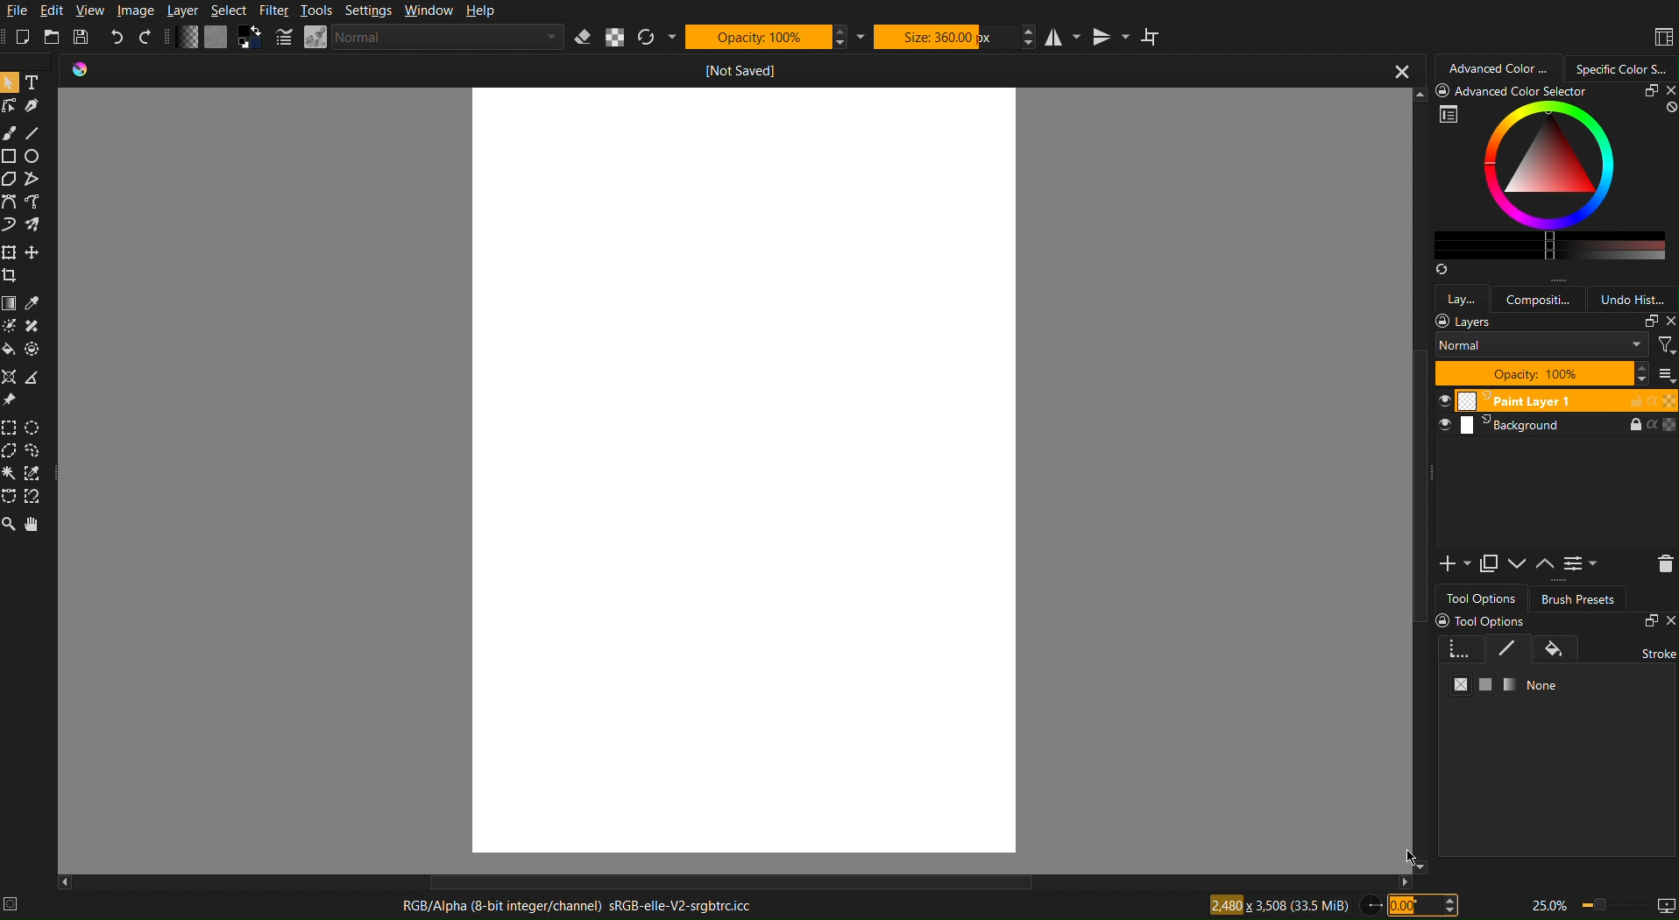 Image resolution: width=1679 pixels, height=920 pixels. What do you see at coordinates (1455, 564) in the screenshot?
I see `Add Layer` at bounding box center [1455, 564].